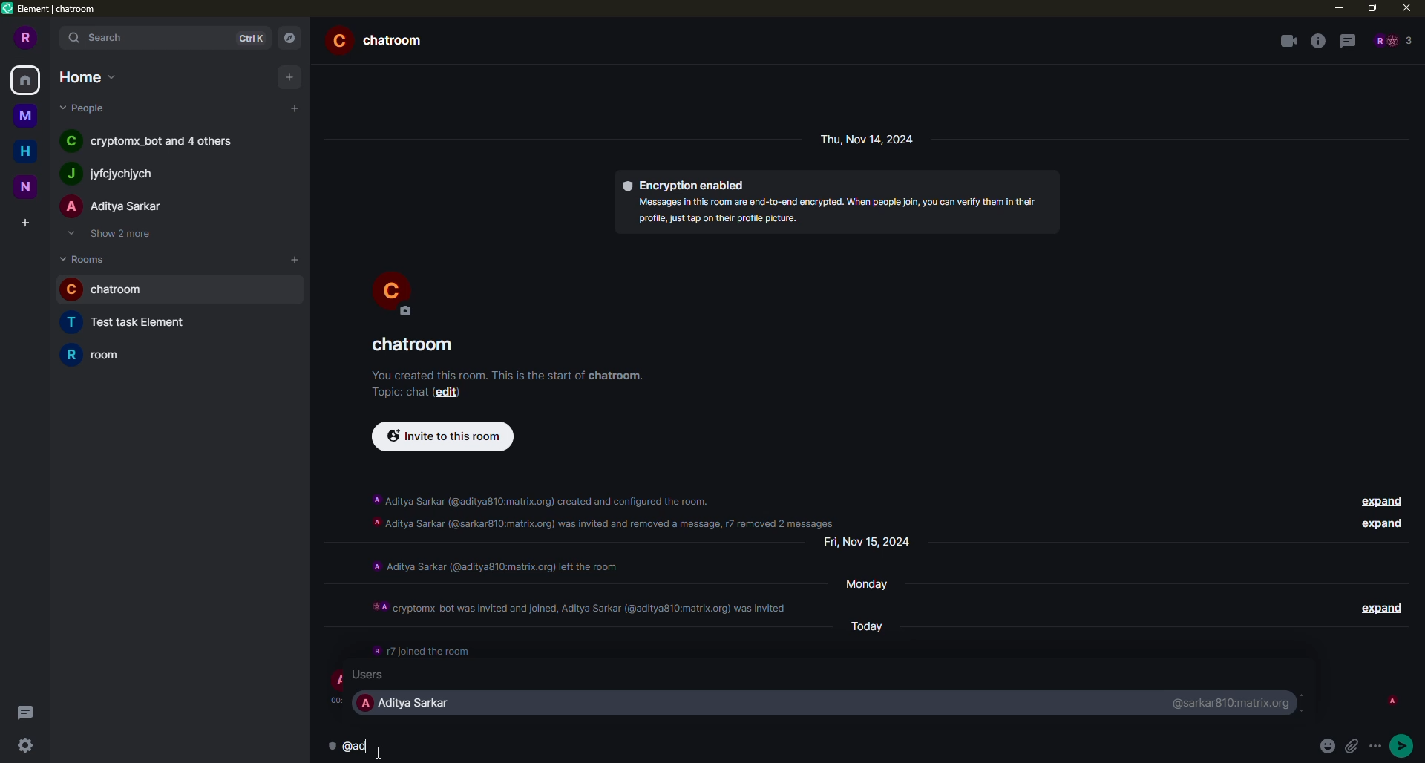  I want to click on add, so click(287, 76).